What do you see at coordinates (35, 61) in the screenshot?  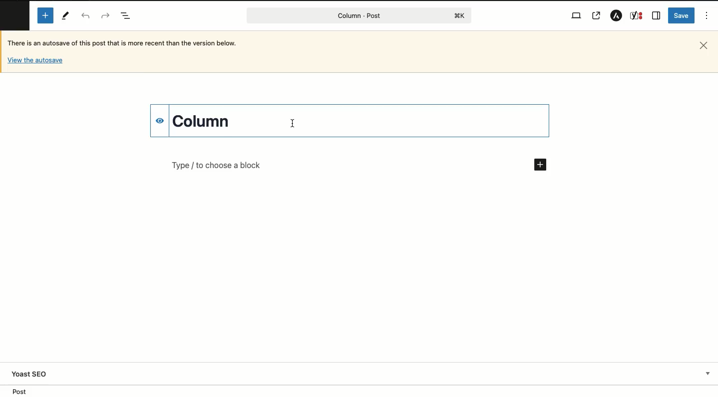 I see `` at bounding box center [35, 61].